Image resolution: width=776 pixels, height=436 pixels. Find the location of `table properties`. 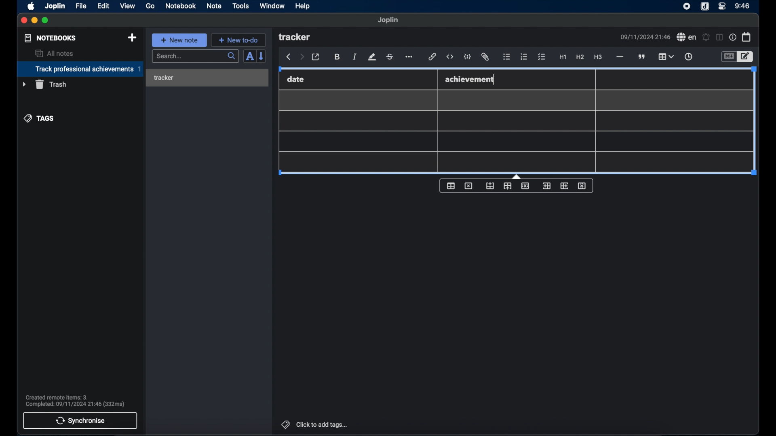

table properties is located at coordinates (451, 186).